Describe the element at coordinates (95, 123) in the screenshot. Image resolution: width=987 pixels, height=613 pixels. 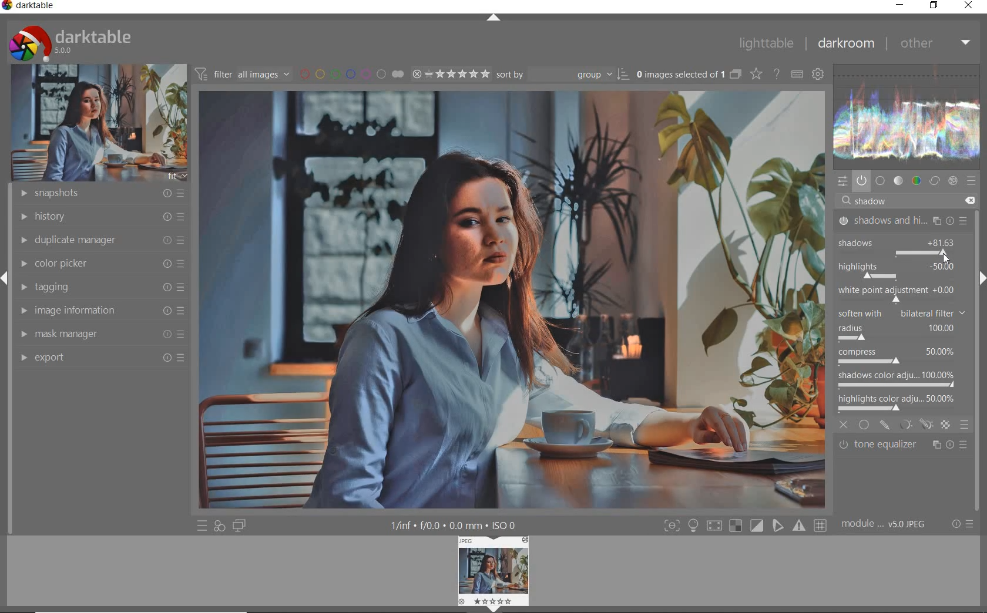
I see `image` at that location.